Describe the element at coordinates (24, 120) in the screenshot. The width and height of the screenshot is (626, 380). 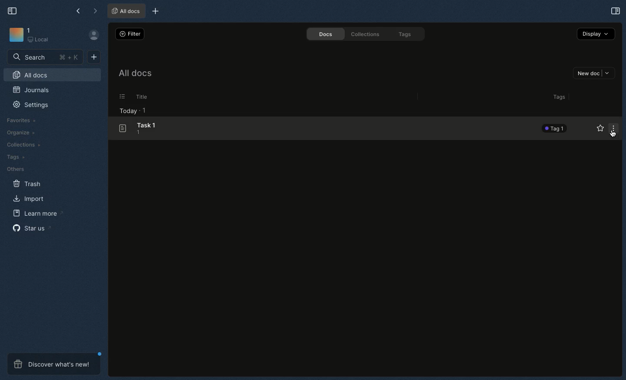
I see `Favorites` at that location.